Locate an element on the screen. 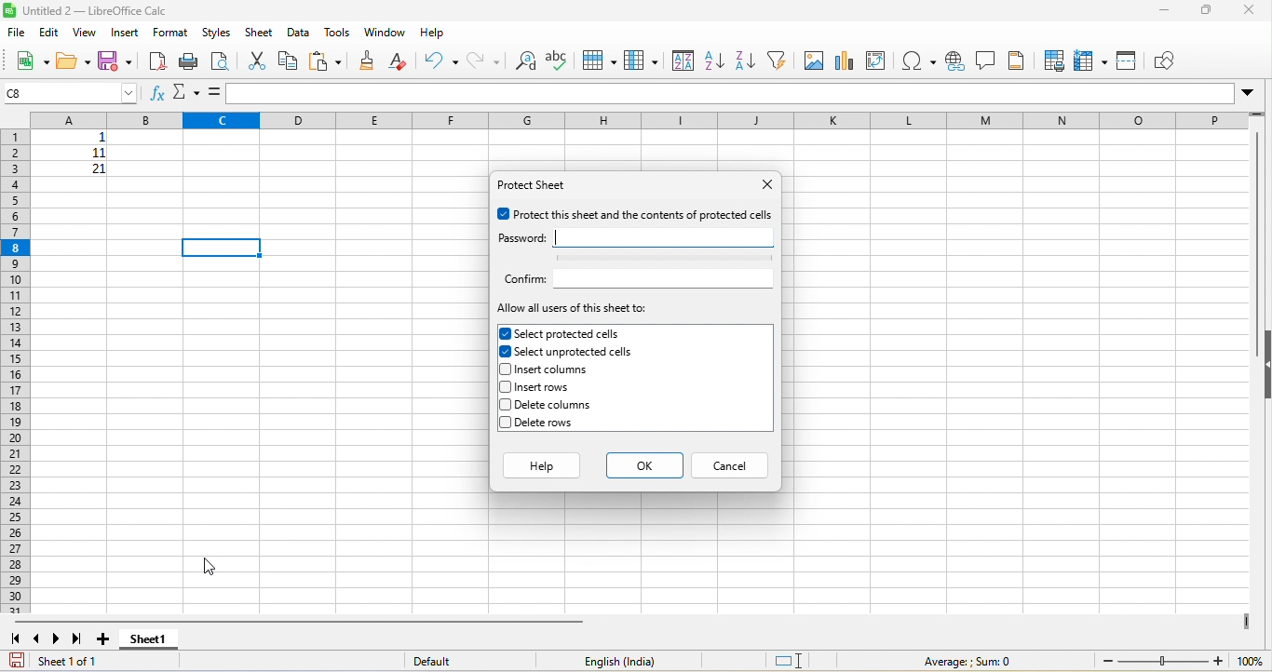  ok is located at coordinates (644, 465).